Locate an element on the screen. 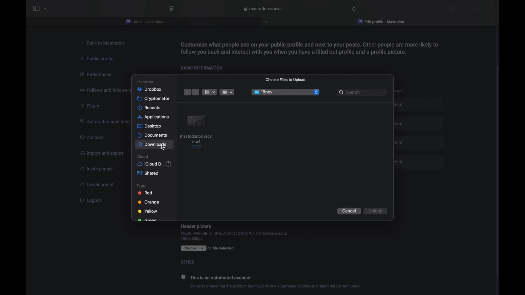  cryptomator is located at coordinates (154, 99).